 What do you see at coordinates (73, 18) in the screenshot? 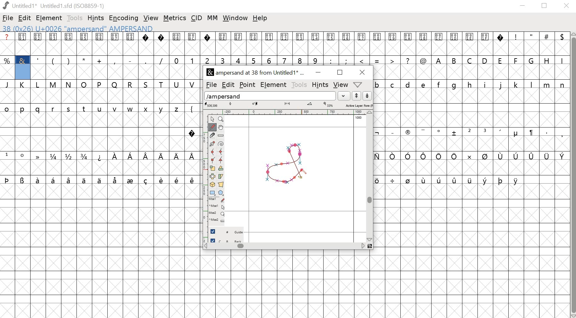
I see `tools` at bounding box center [73, 18].